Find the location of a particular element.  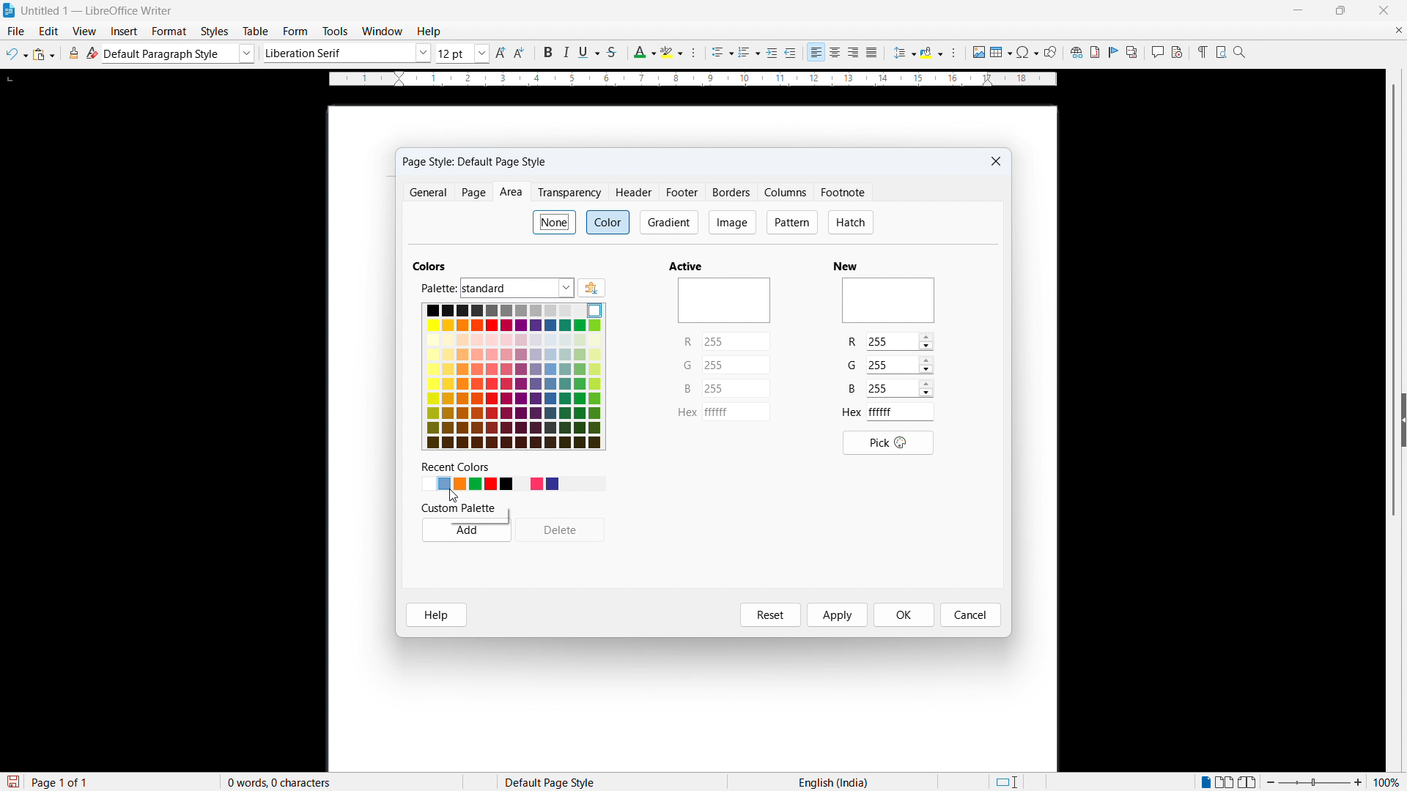

italic  is located at coordinates (564, 53).